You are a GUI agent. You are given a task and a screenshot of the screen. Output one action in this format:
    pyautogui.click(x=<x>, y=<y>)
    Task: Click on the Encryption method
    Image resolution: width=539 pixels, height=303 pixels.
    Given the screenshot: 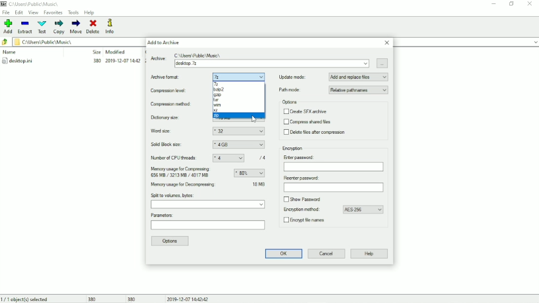 What is the action you would take?
    pyautogui.click(x=334, y=209)
    